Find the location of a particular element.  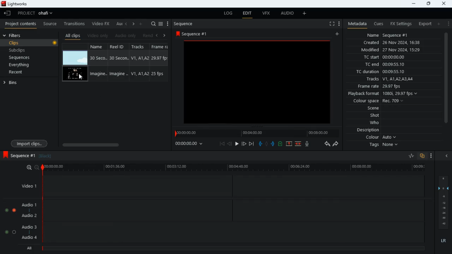

maximize is located at coordinates (428, 4).